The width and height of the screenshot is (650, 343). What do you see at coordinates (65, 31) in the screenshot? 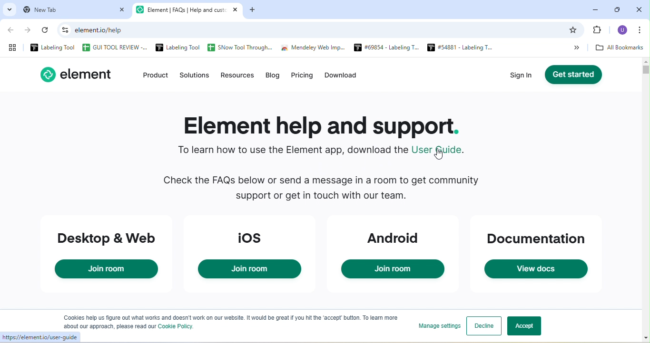
I see `See site information` at bounding box center [65, 31].